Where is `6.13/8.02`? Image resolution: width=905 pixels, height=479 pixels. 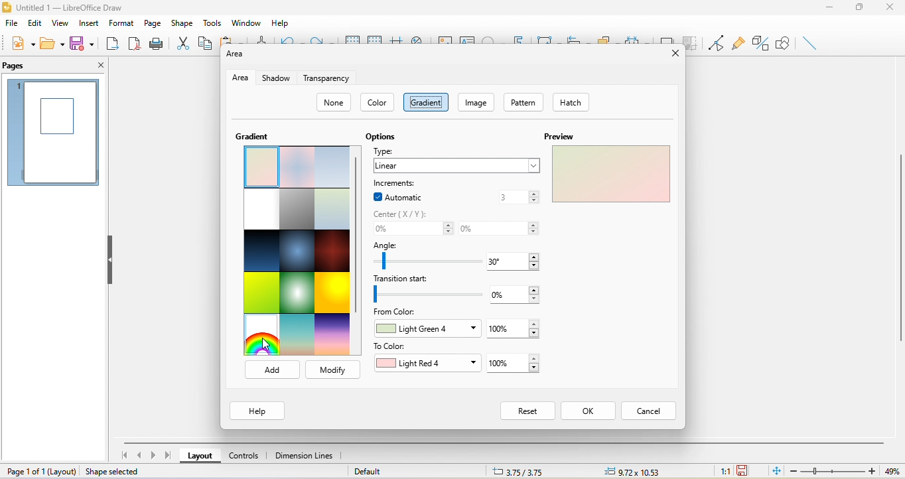
6.13/8.02 is located at coordinates (525, 471).